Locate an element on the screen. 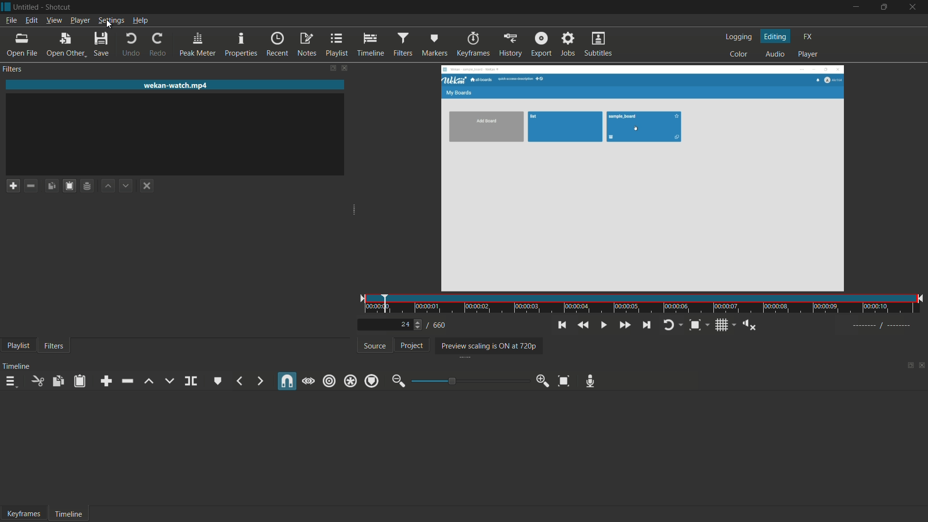  close app is located at coordinates (914, 7).